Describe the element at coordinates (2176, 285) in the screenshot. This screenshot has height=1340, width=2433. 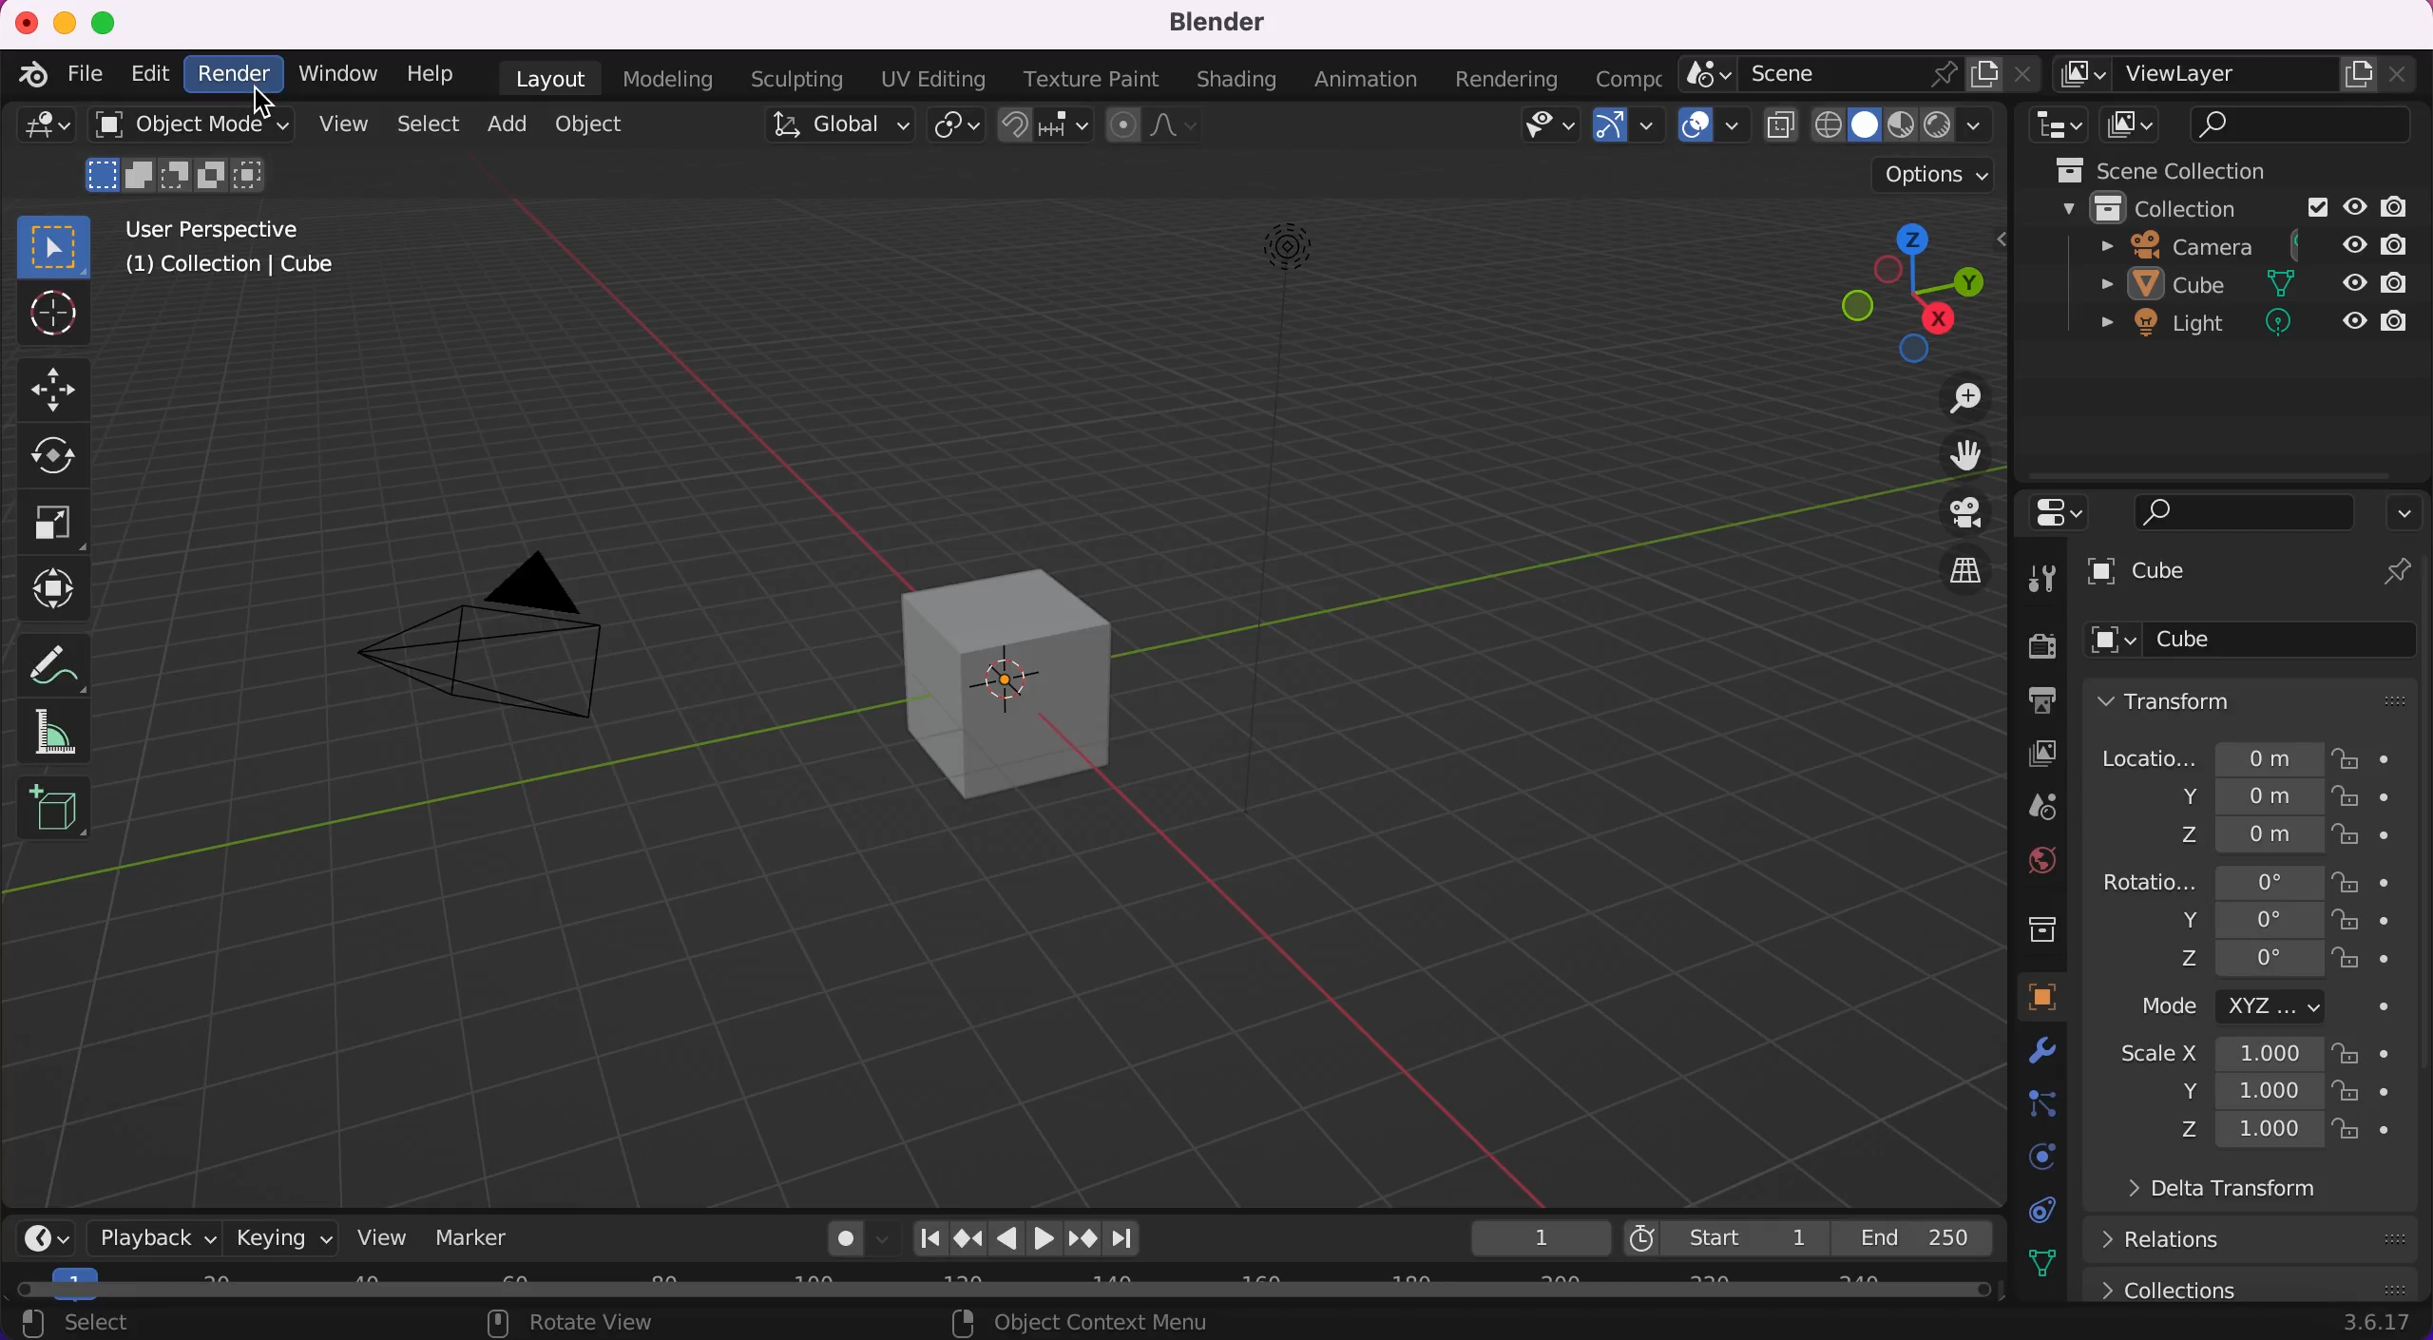
I see `sube` at that location.